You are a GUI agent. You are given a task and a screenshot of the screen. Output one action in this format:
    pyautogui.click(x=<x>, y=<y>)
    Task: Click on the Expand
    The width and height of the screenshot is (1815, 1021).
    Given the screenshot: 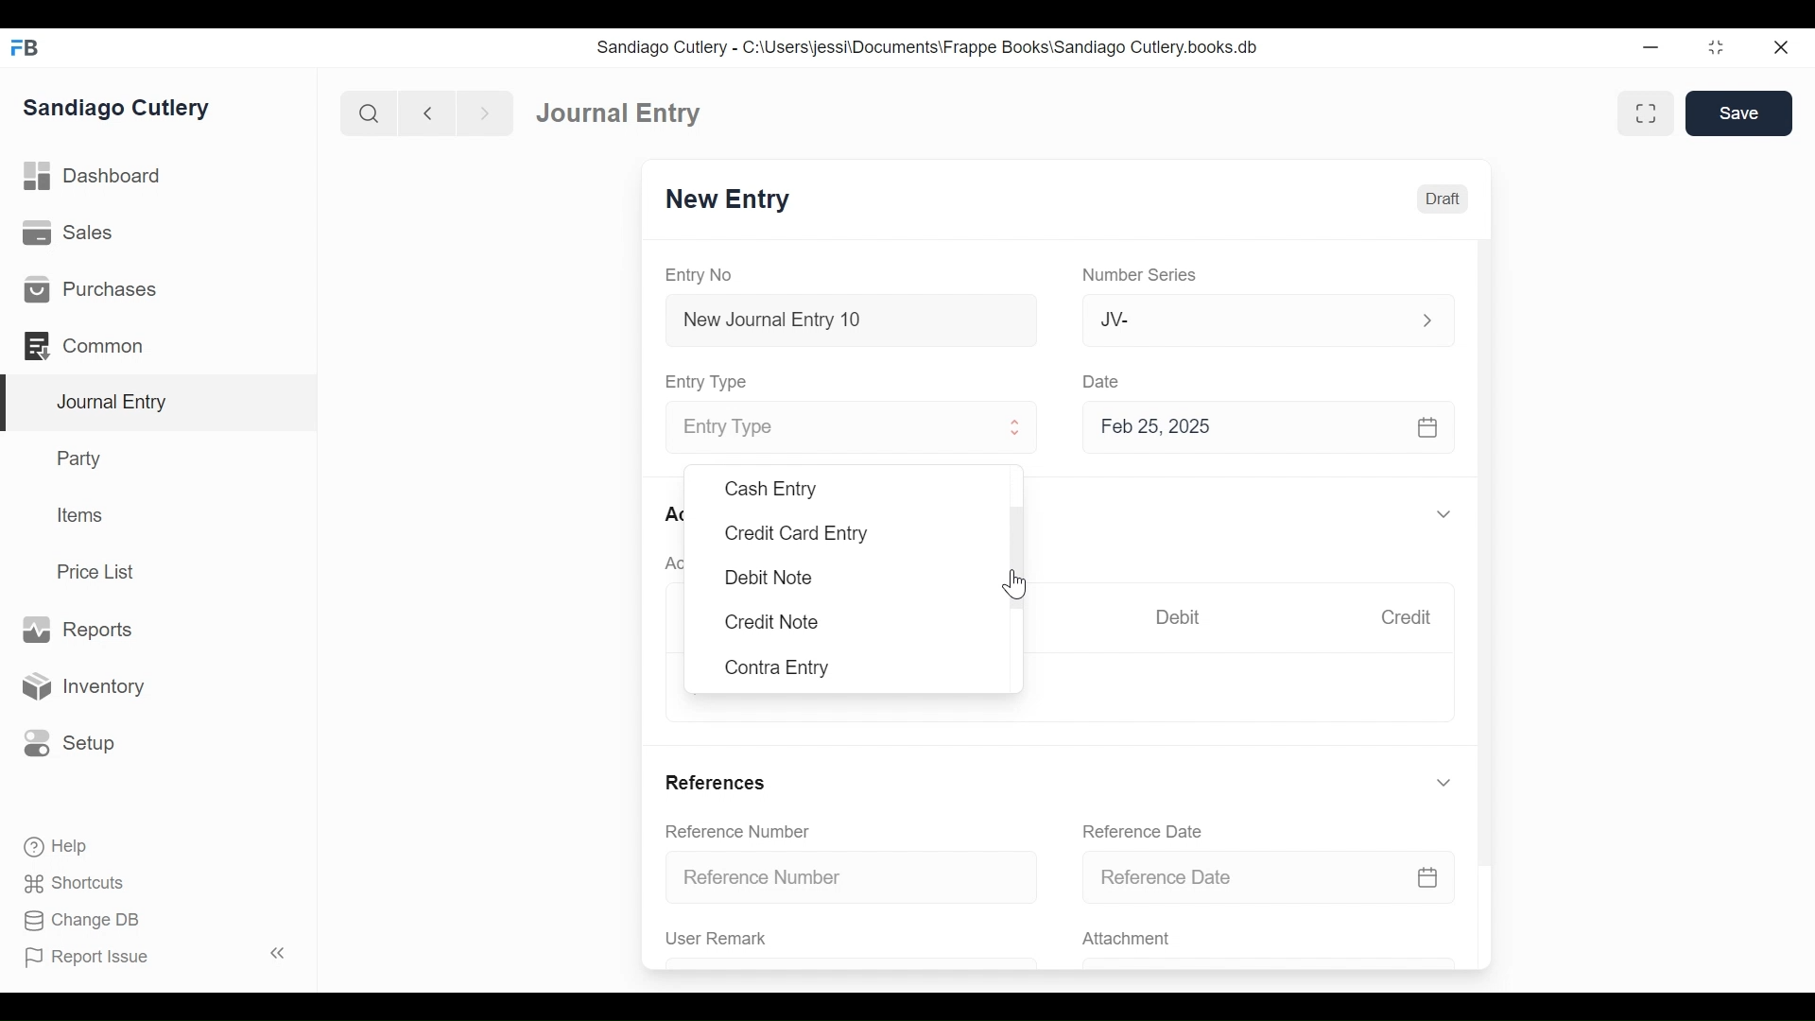 What is the action you would take?
    pyautogui.click(x=1017, y=430)
    